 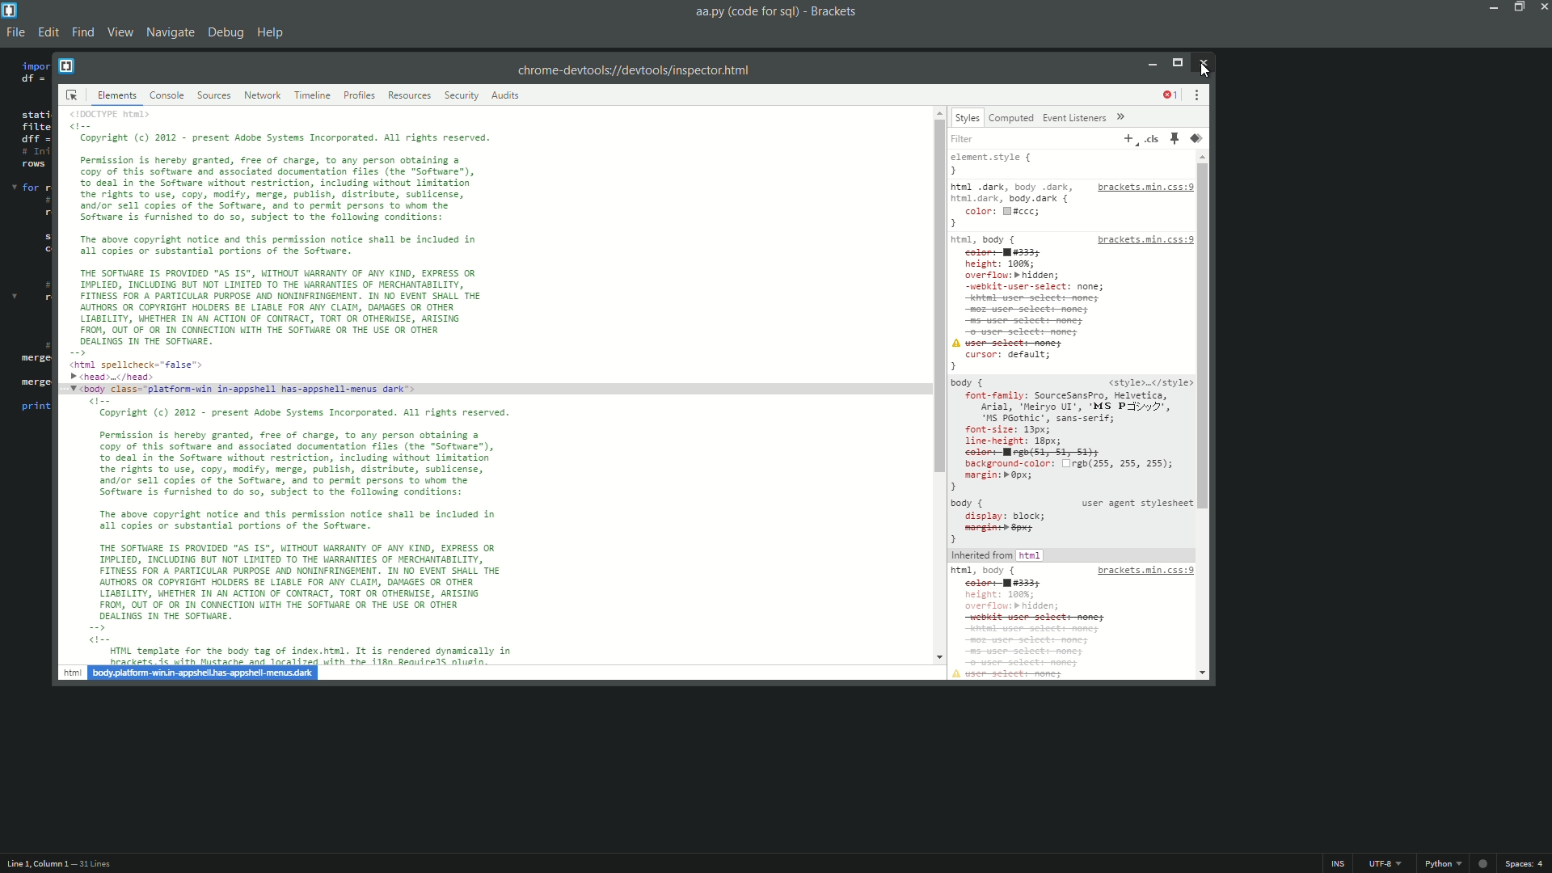 I want to click on network, so click(x=263, y=95).